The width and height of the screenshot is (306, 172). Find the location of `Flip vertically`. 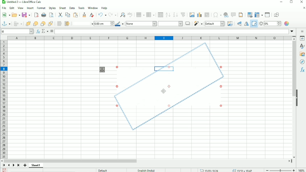

Flip vertically is located at coordinates (239, 24).